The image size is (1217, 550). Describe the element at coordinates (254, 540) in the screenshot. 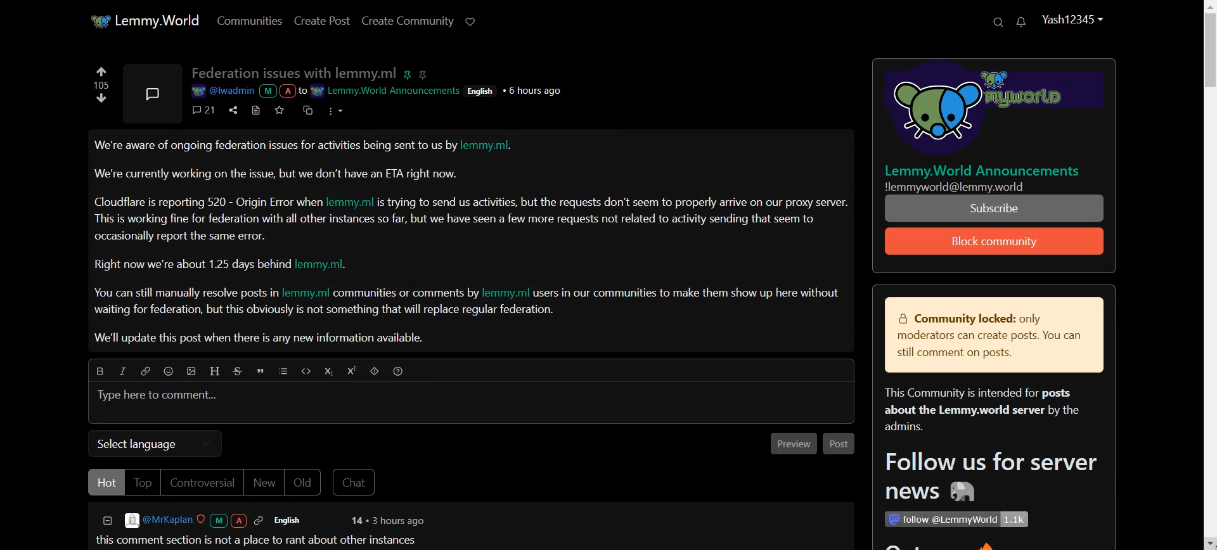

I see `this comment section is not a place to rant about other instances` at that location.